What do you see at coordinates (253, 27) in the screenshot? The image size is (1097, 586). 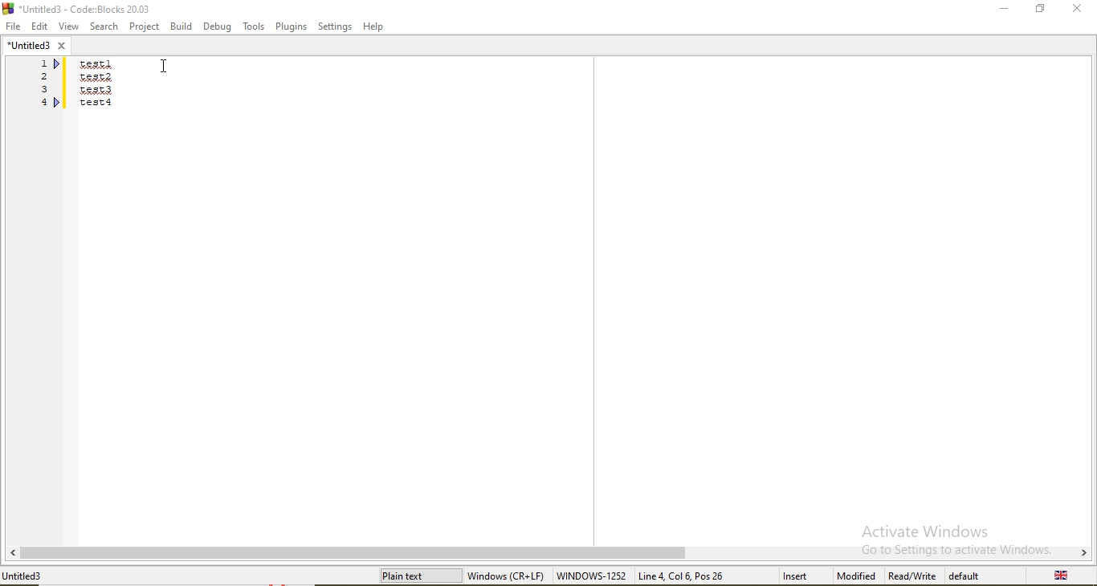 I see `Tools ` at bounding box center [253, 27].